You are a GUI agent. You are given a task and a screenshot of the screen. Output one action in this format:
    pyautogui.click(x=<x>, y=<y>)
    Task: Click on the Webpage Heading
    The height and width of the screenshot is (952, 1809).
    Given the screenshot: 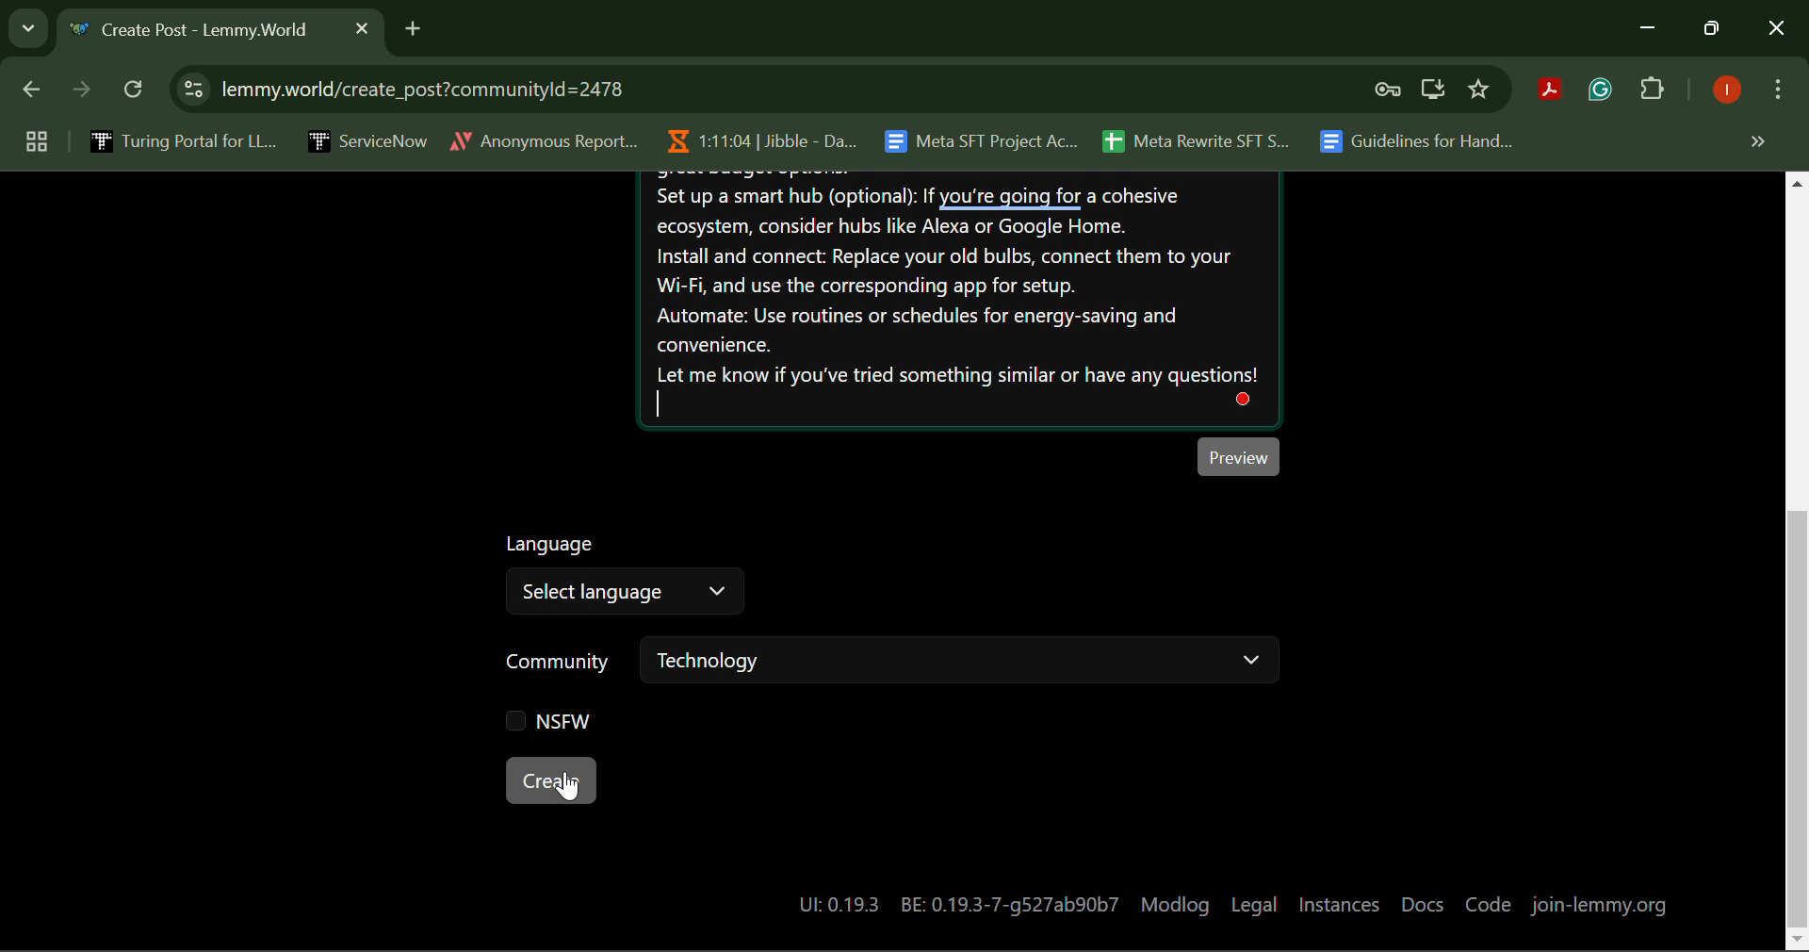 What is the action you would take?
    pyautogui.click(x=200, y=32)
    